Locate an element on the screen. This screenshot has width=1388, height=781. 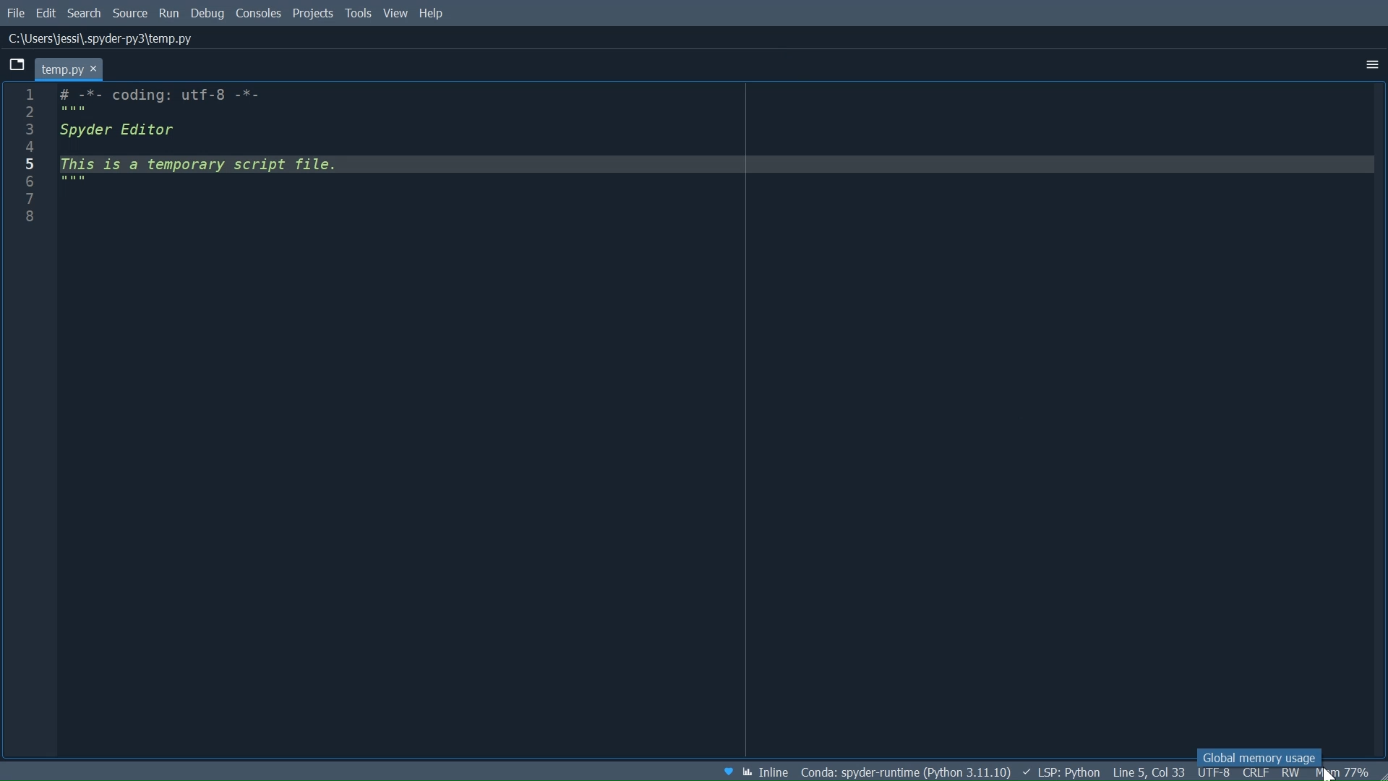
More Options is located at coordinates (1371, 64).